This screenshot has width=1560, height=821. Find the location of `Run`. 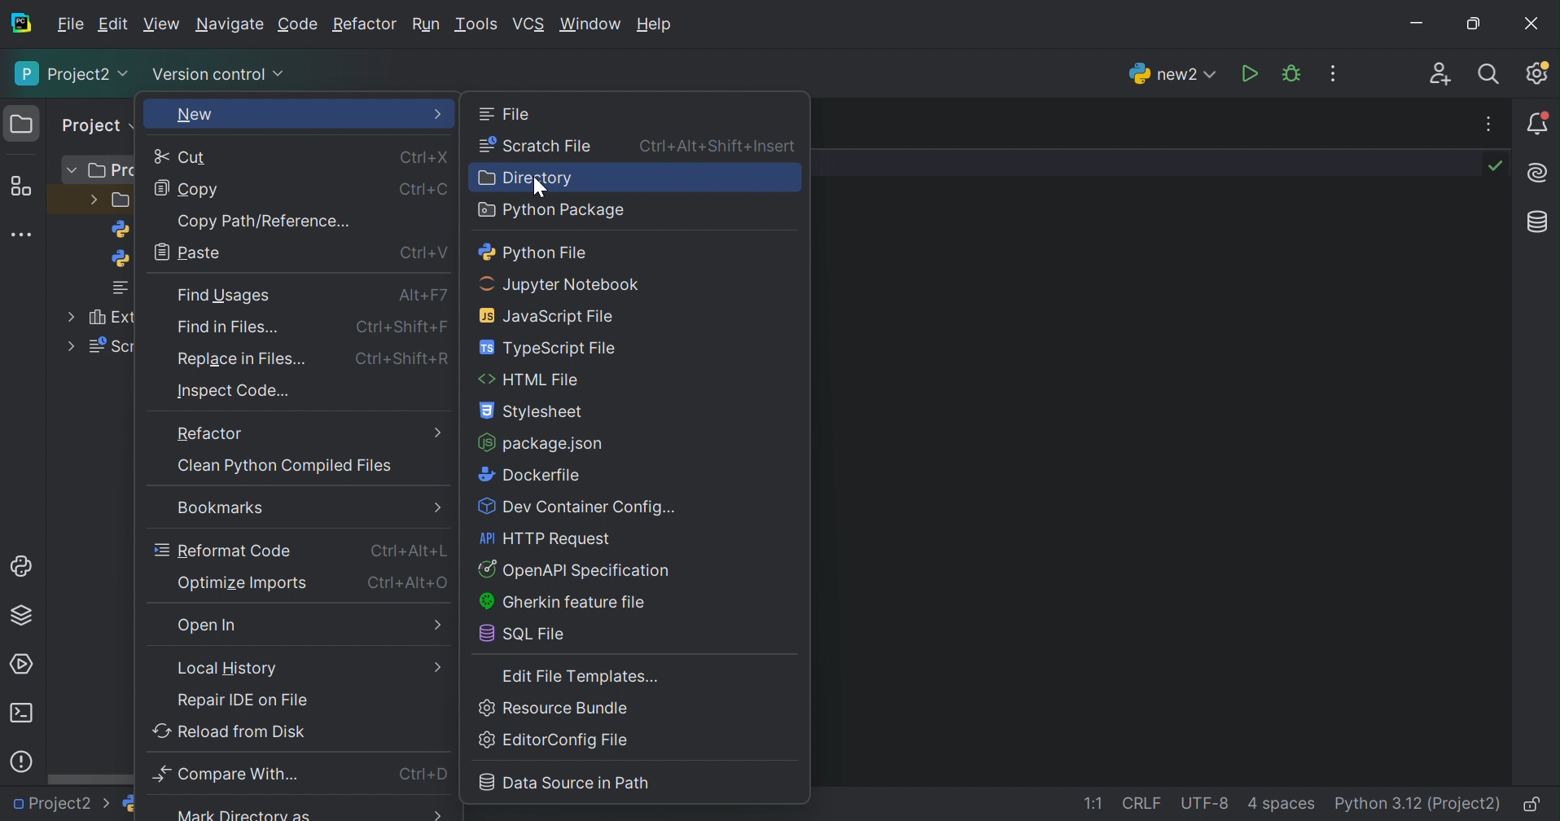

Run is located at coordinates (427, 22).